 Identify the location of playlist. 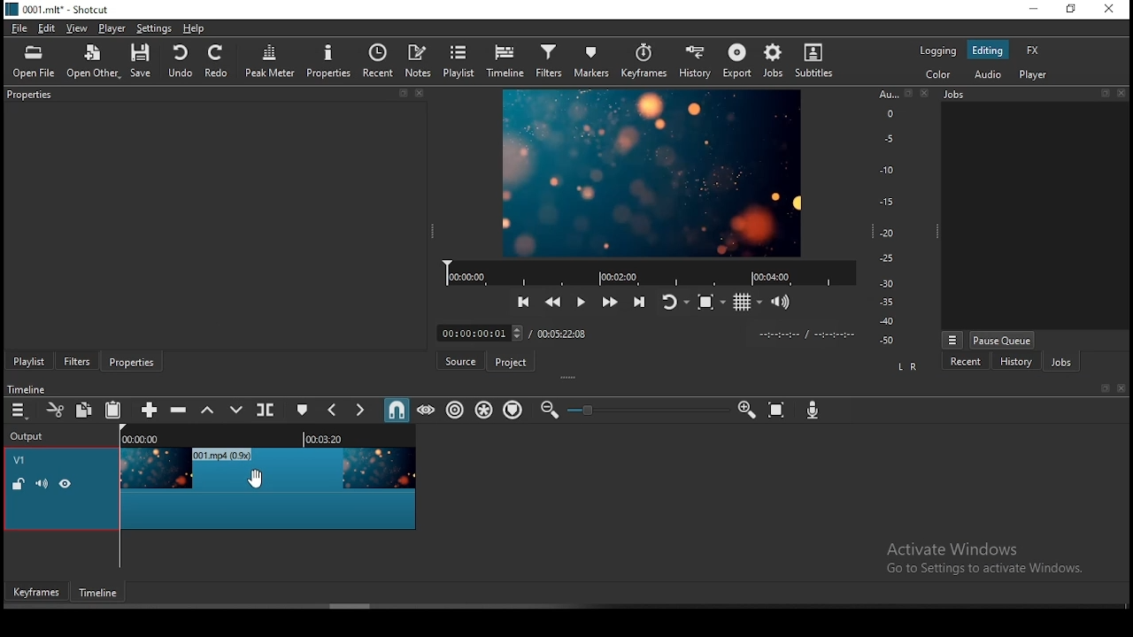
(30, 360).